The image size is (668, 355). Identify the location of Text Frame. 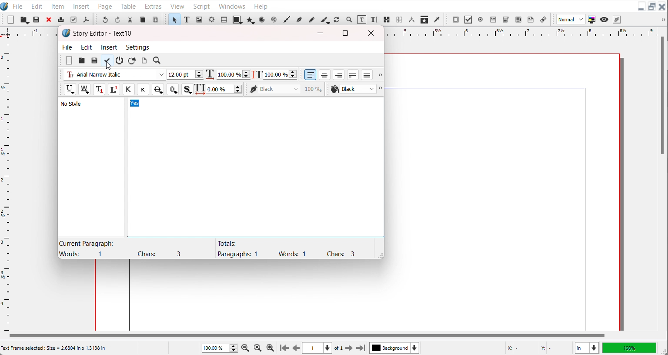
(187, 19).